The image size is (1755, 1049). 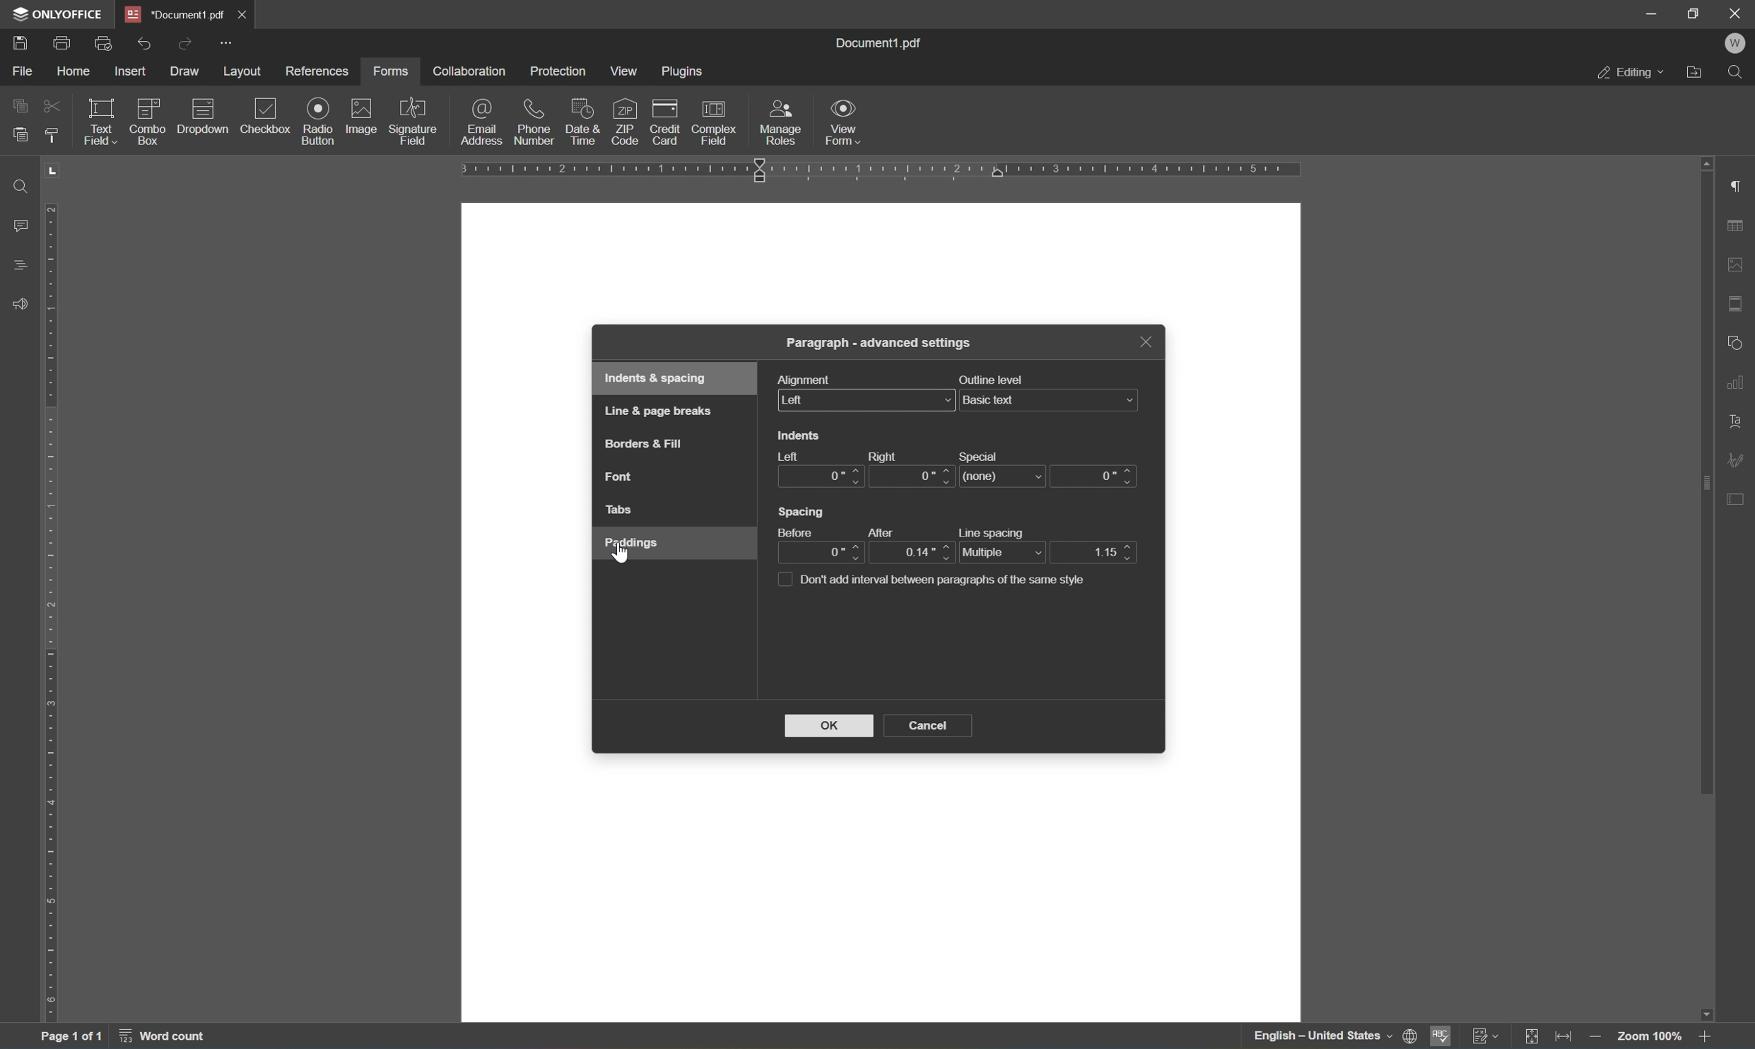 I want to click on font, so click(x=622, y=476).